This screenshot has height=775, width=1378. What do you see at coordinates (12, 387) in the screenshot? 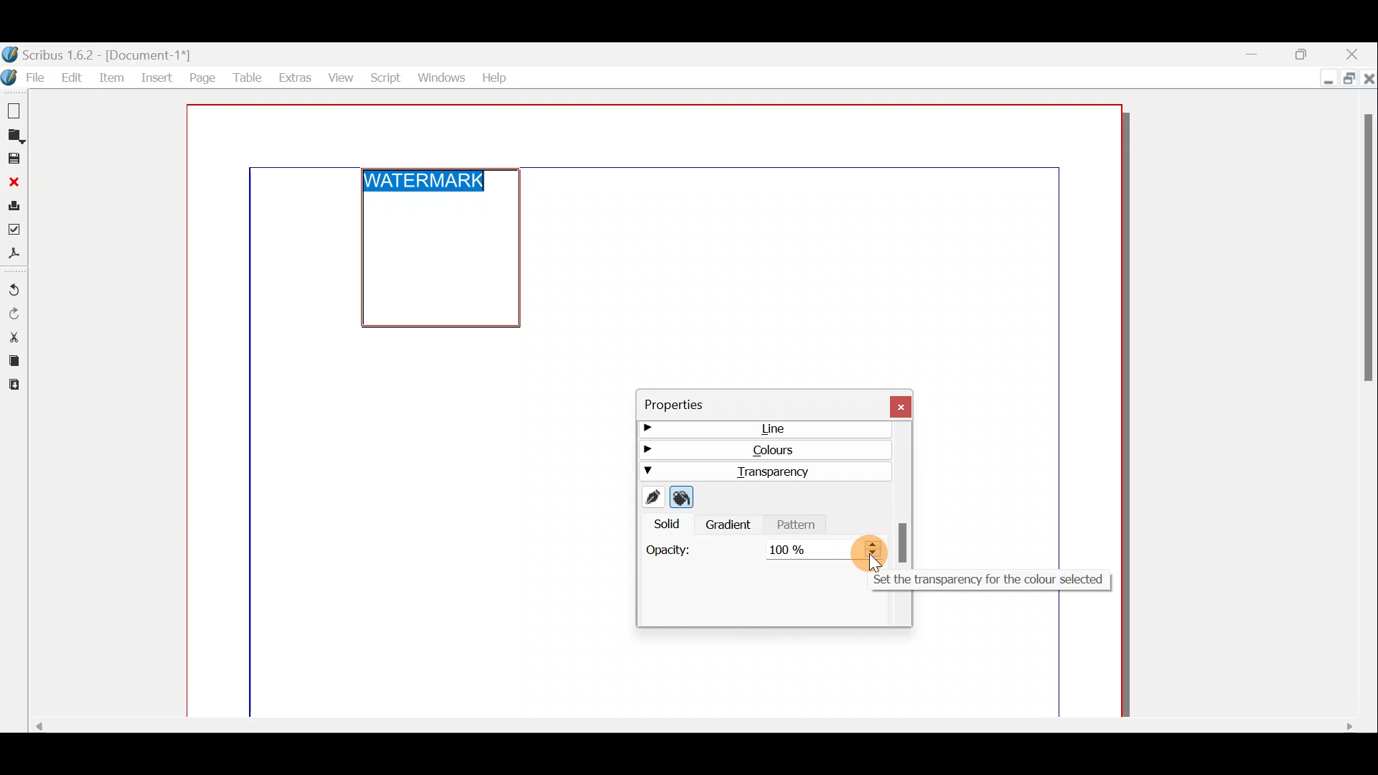
I see `Paste` at bounding box center [12, 387].